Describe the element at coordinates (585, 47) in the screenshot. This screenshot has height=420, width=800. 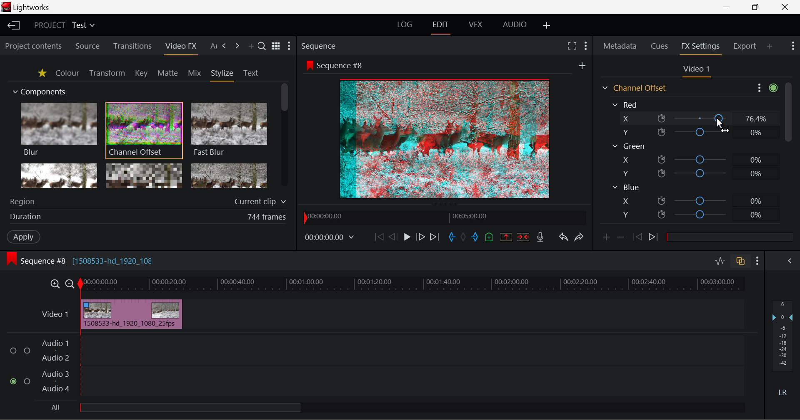
I see `Show Settings` at that location.